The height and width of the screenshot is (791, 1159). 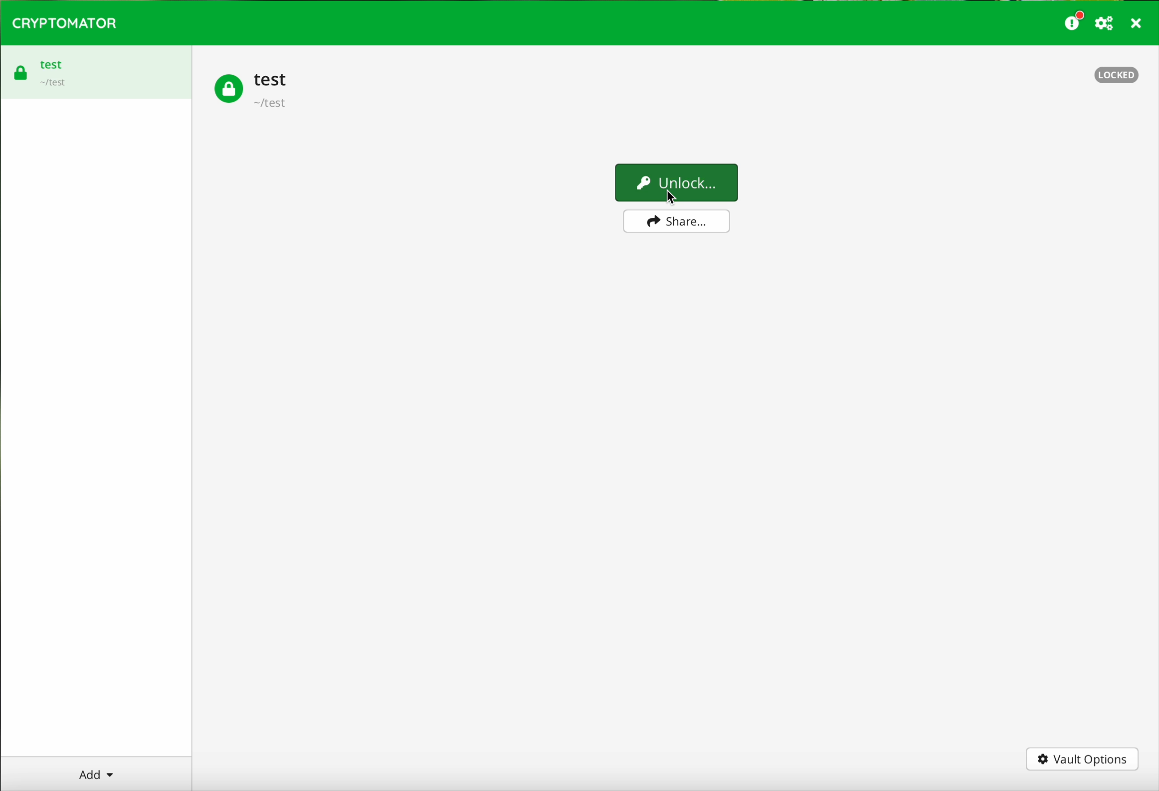 I want to click on locked, so click(x=1117, y=76).